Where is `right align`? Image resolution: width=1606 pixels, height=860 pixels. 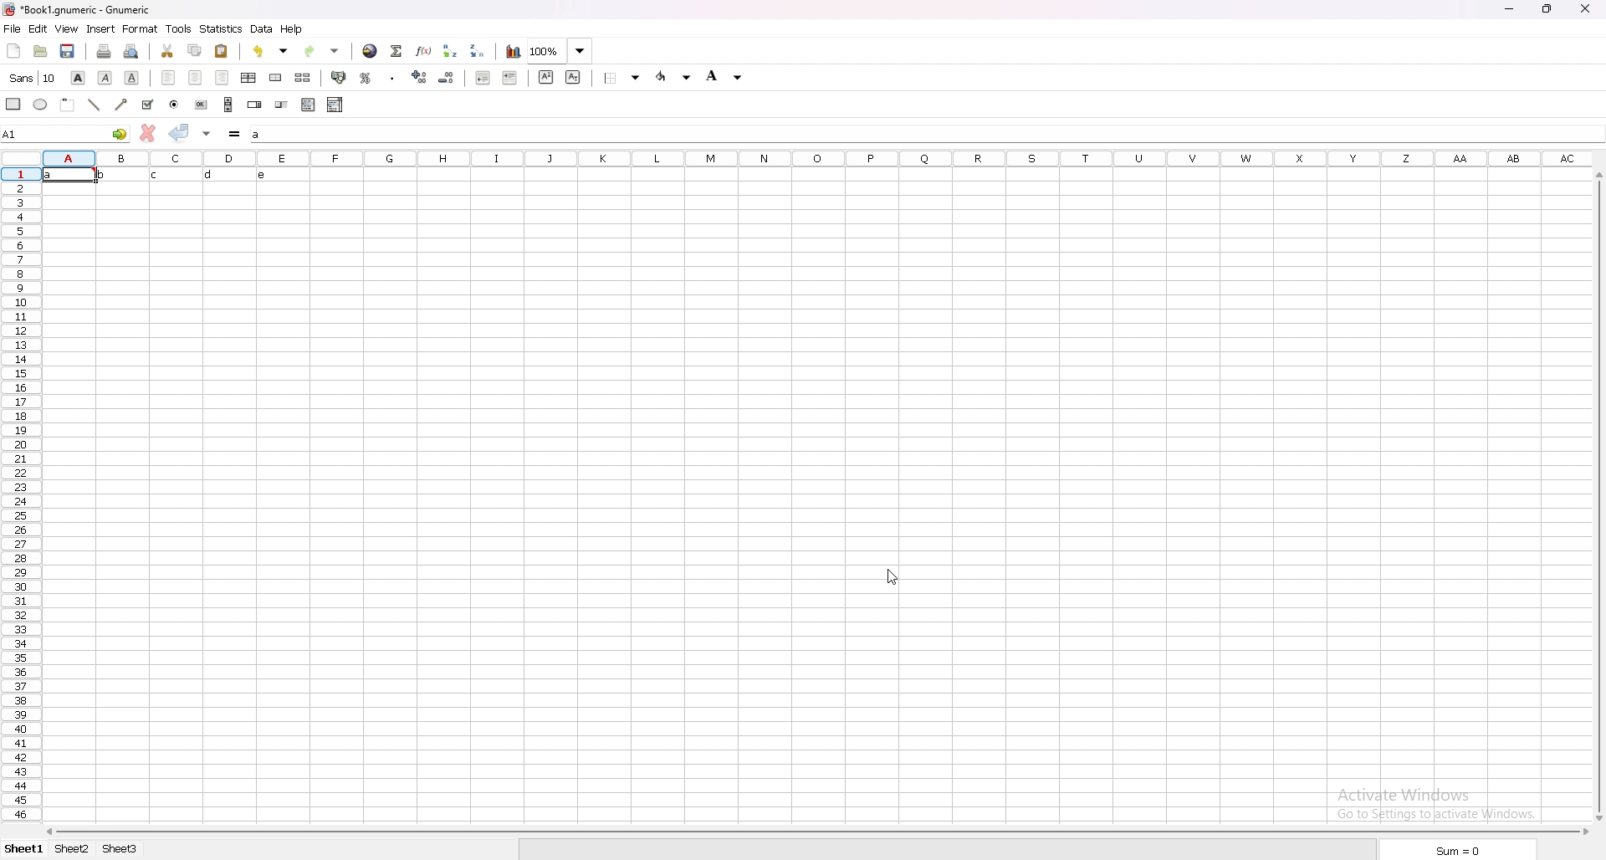 right align is located at coordinates (222, 78).